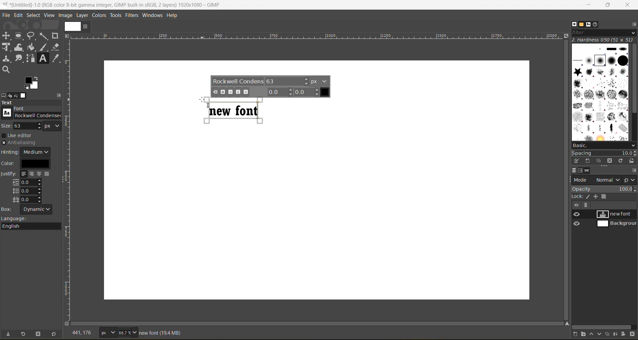  I want to click on create a new layer group, so click(584, 334).